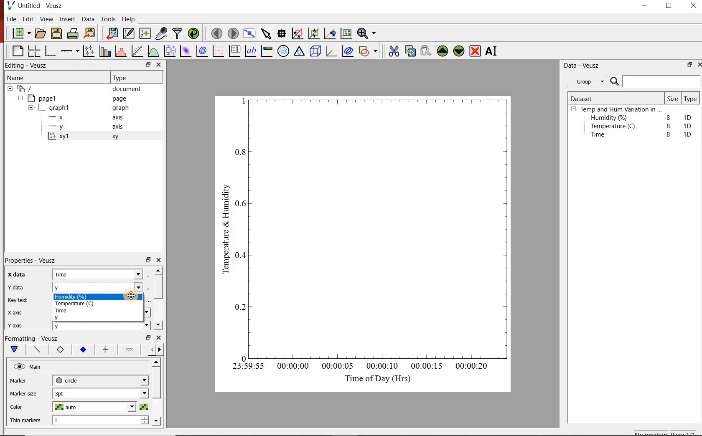 This screenshot has height=436, width=702. I want to click on Color dropdown, so click(119, 407).